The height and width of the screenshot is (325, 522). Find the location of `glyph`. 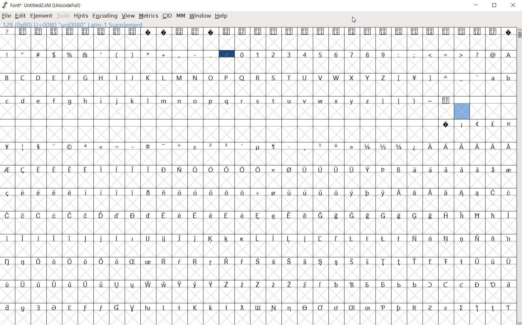

glyph is located at coordinates (289, 55).